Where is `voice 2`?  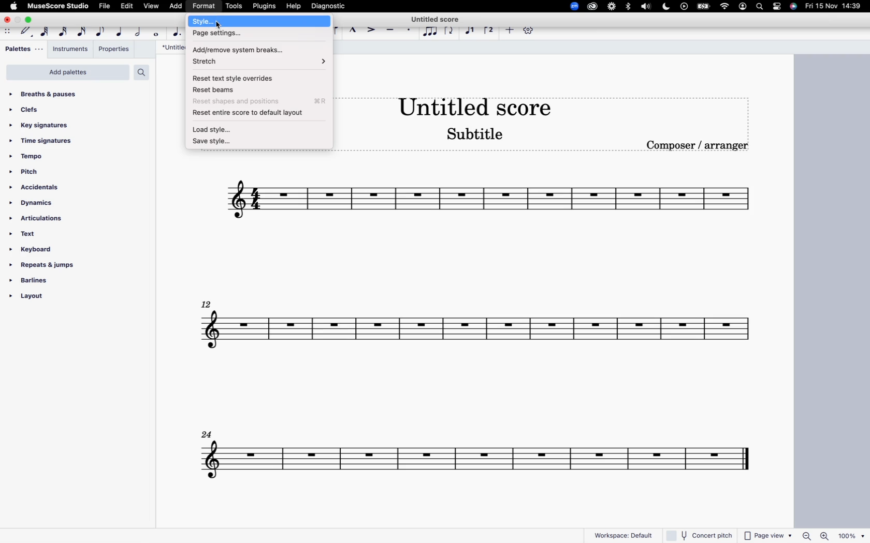
voice 2 is located at coordinates (490, 30).